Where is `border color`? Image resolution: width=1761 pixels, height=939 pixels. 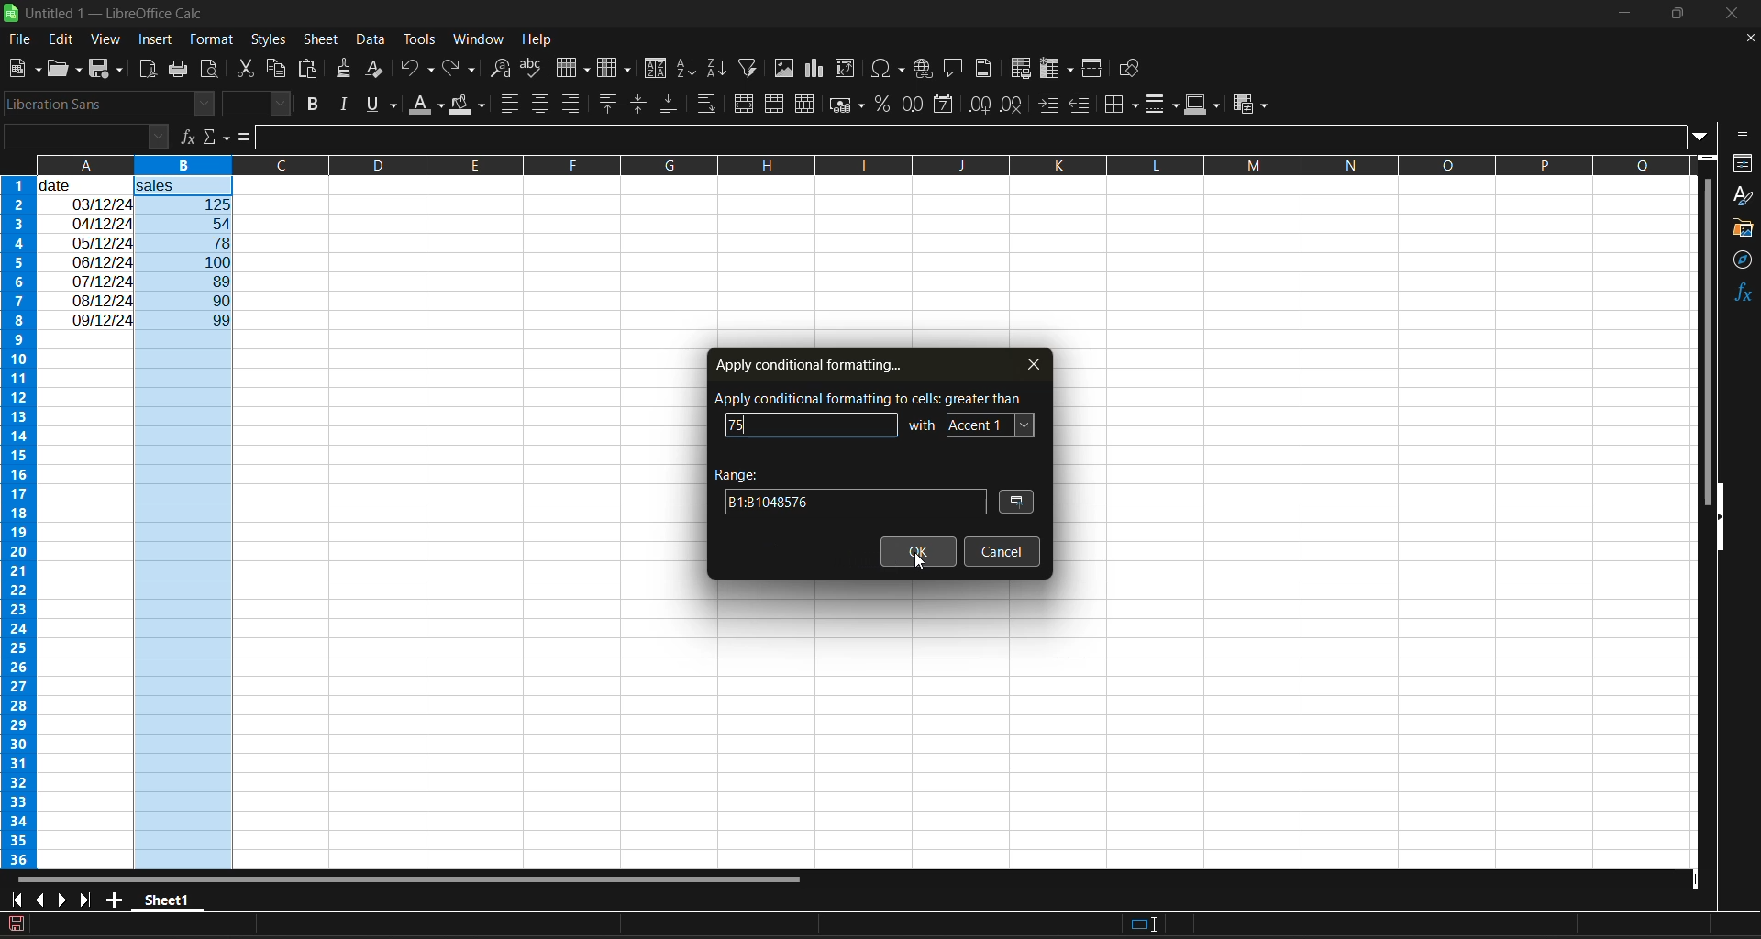
border color is located at coordinates (1202, 105).